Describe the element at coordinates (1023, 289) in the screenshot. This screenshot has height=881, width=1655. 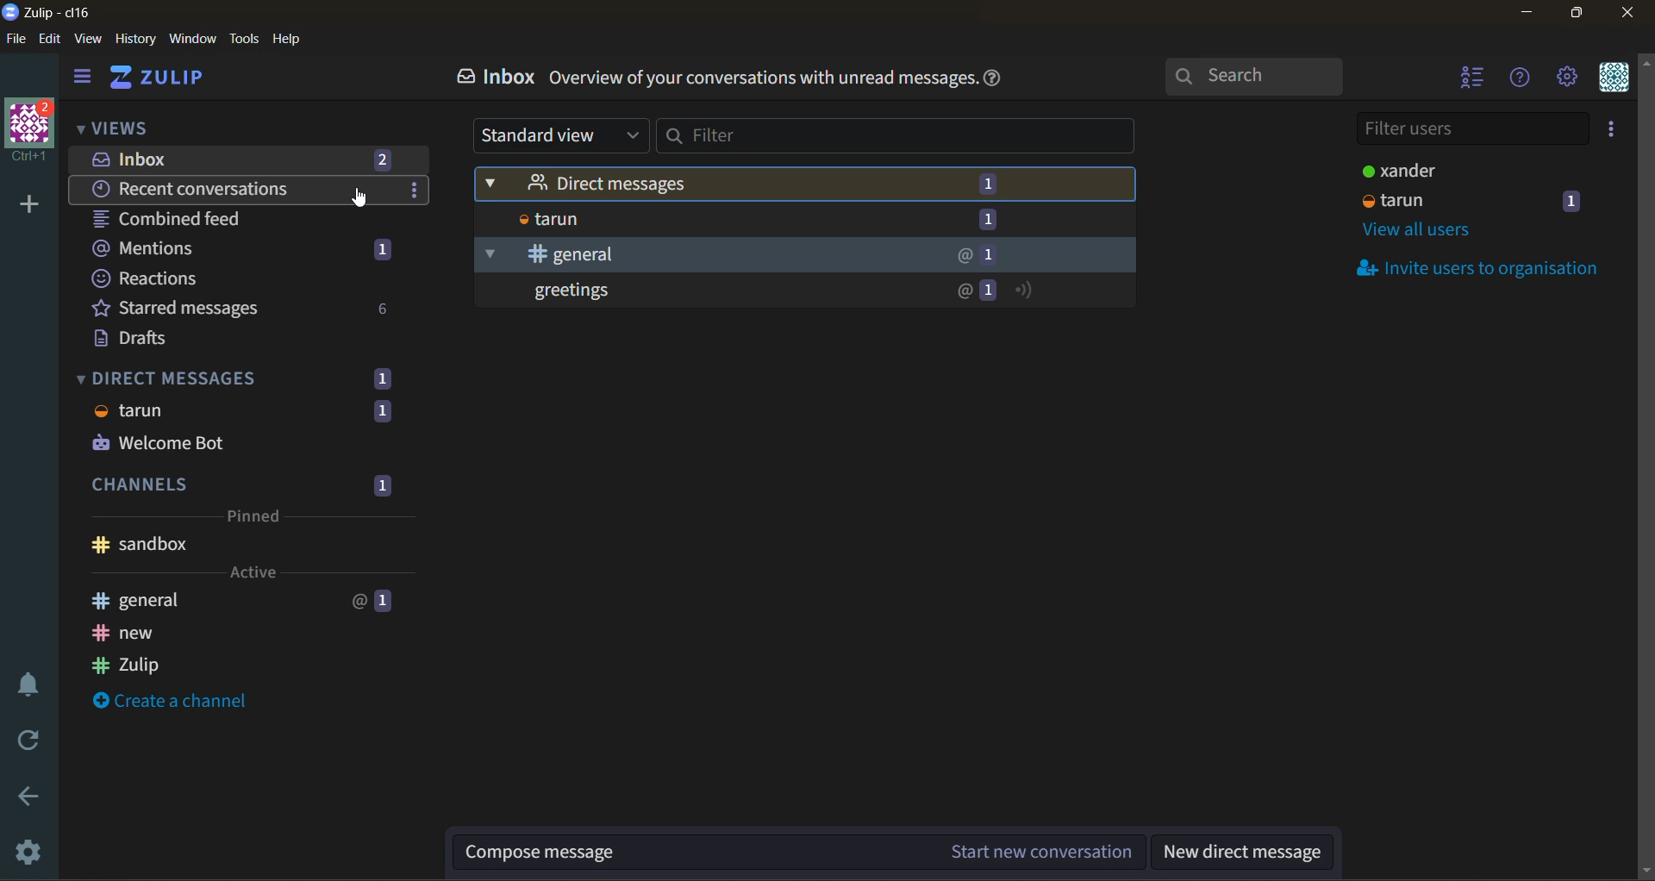
I see `active status` at that location.